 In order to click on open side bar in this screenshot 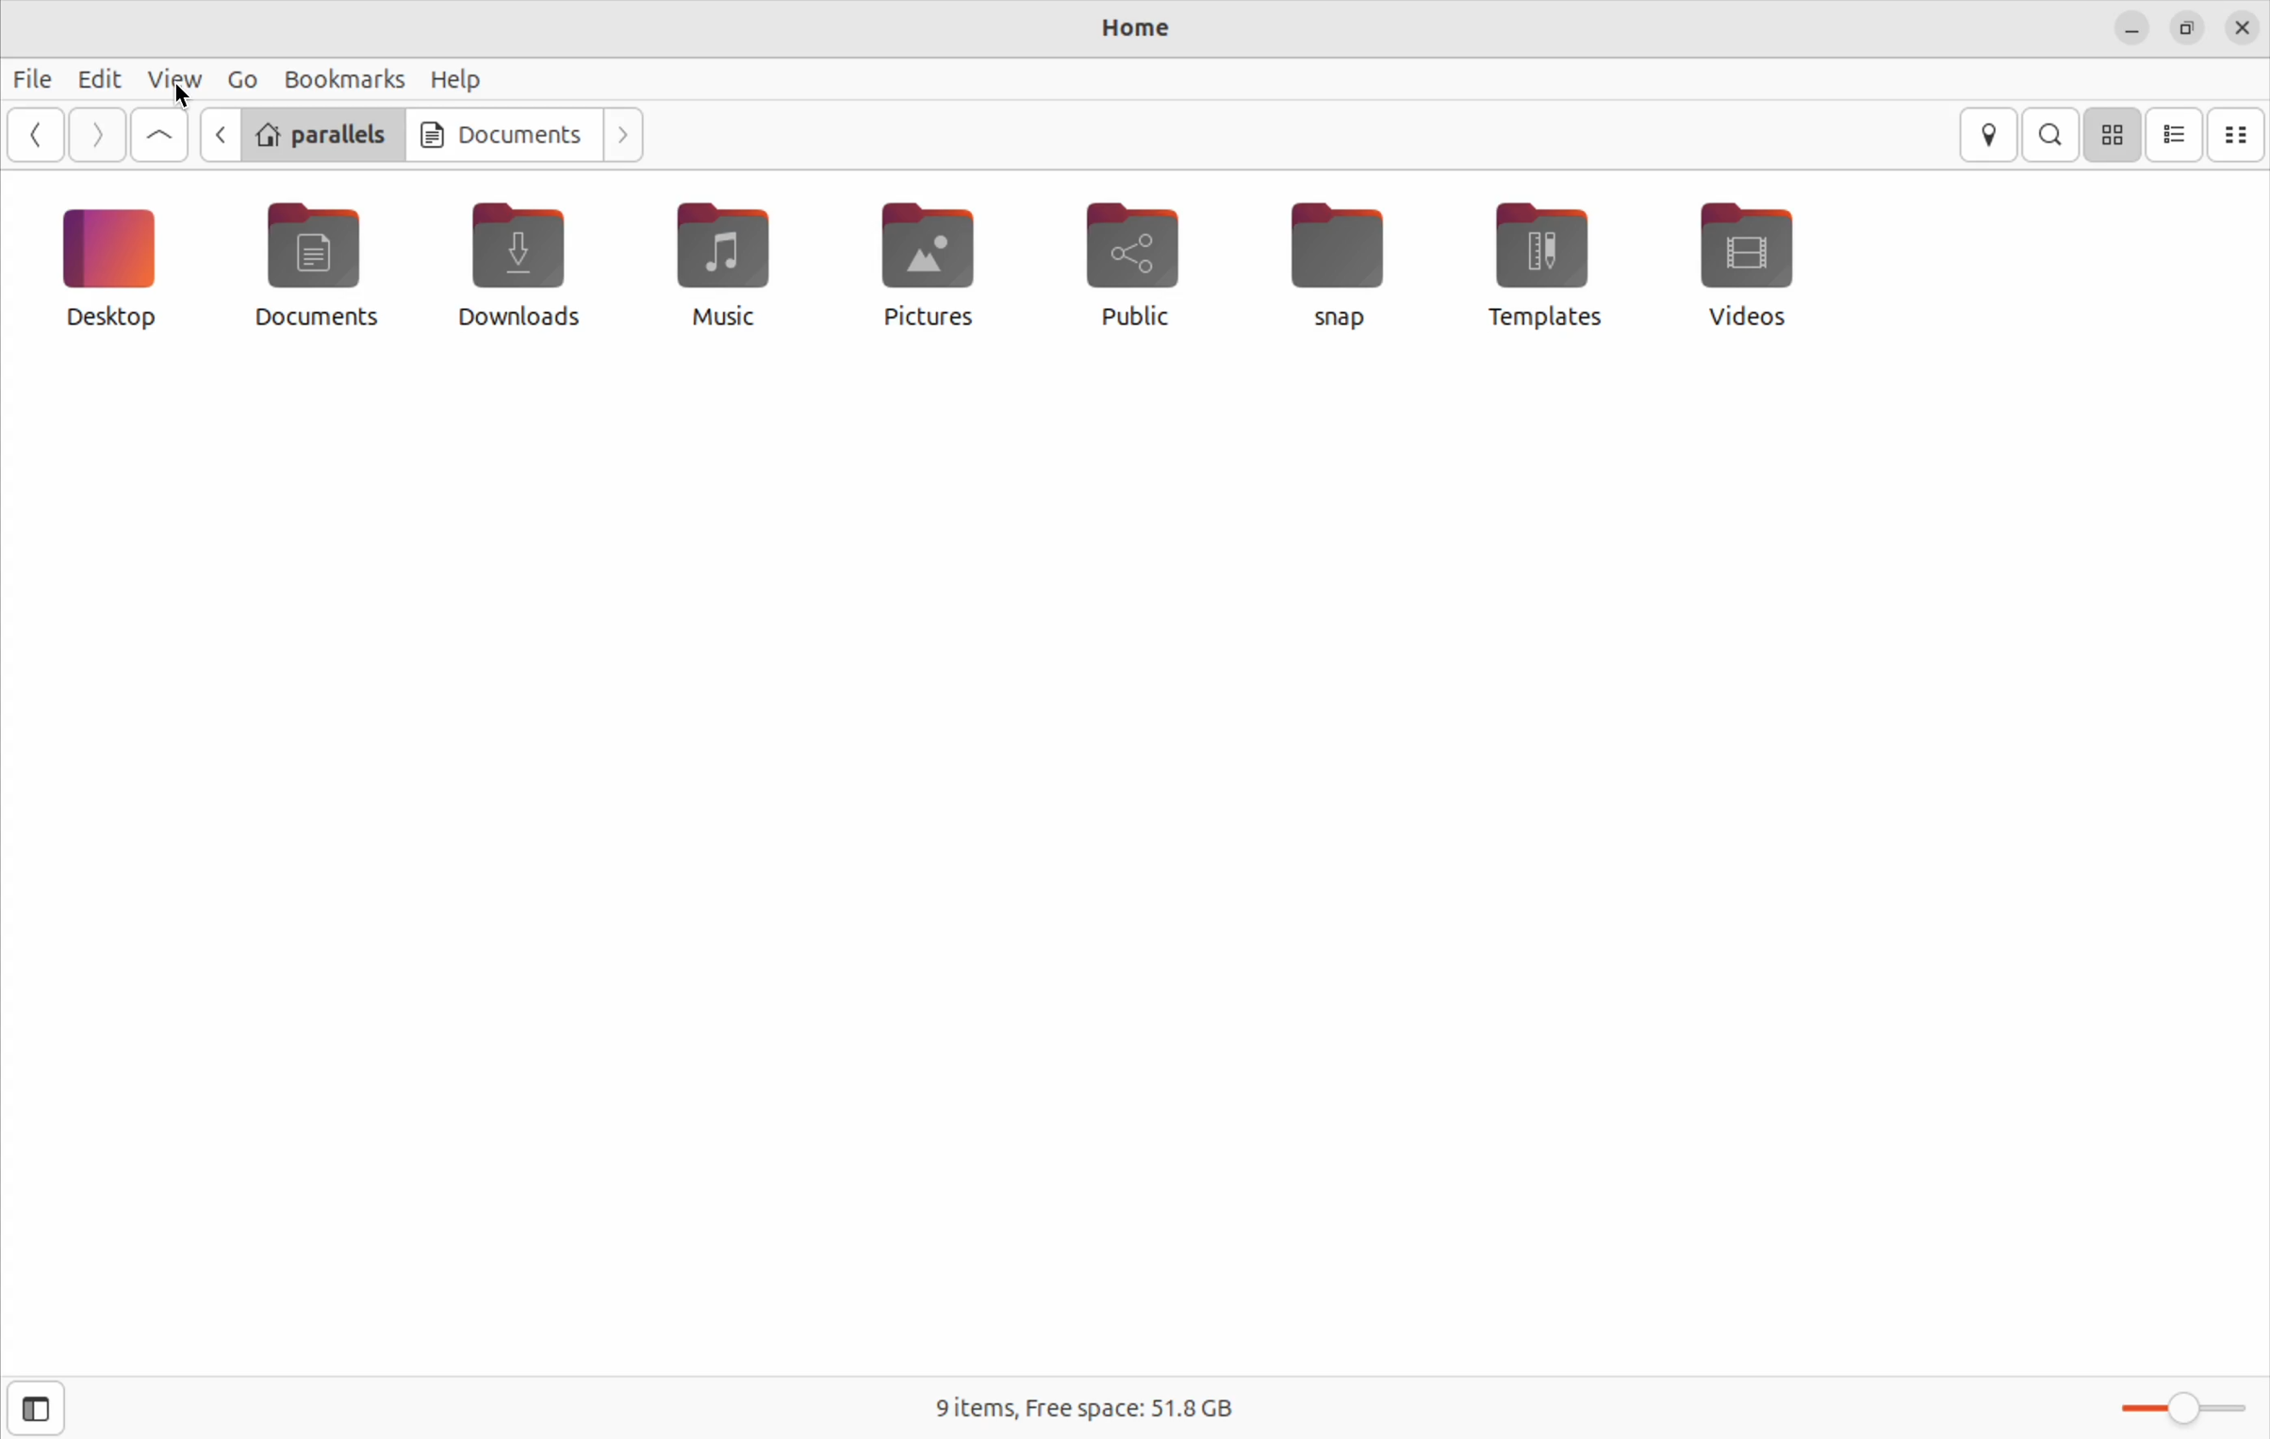, I will do `click(41, 1406)`.